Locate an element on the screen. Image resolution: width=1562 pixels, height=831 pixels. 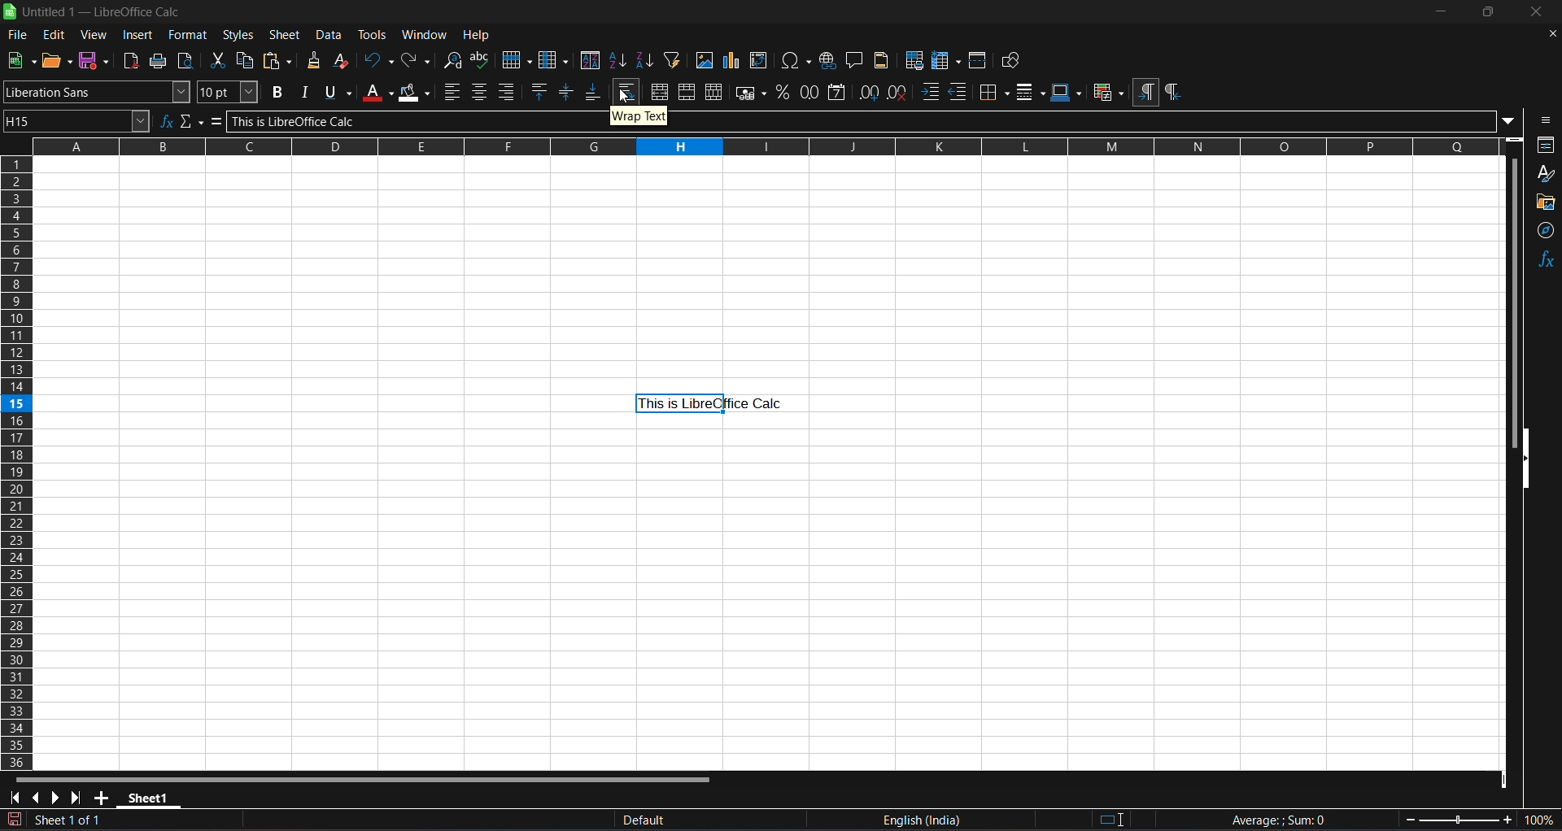
sheet 1 is located at coordinates (151, 797).